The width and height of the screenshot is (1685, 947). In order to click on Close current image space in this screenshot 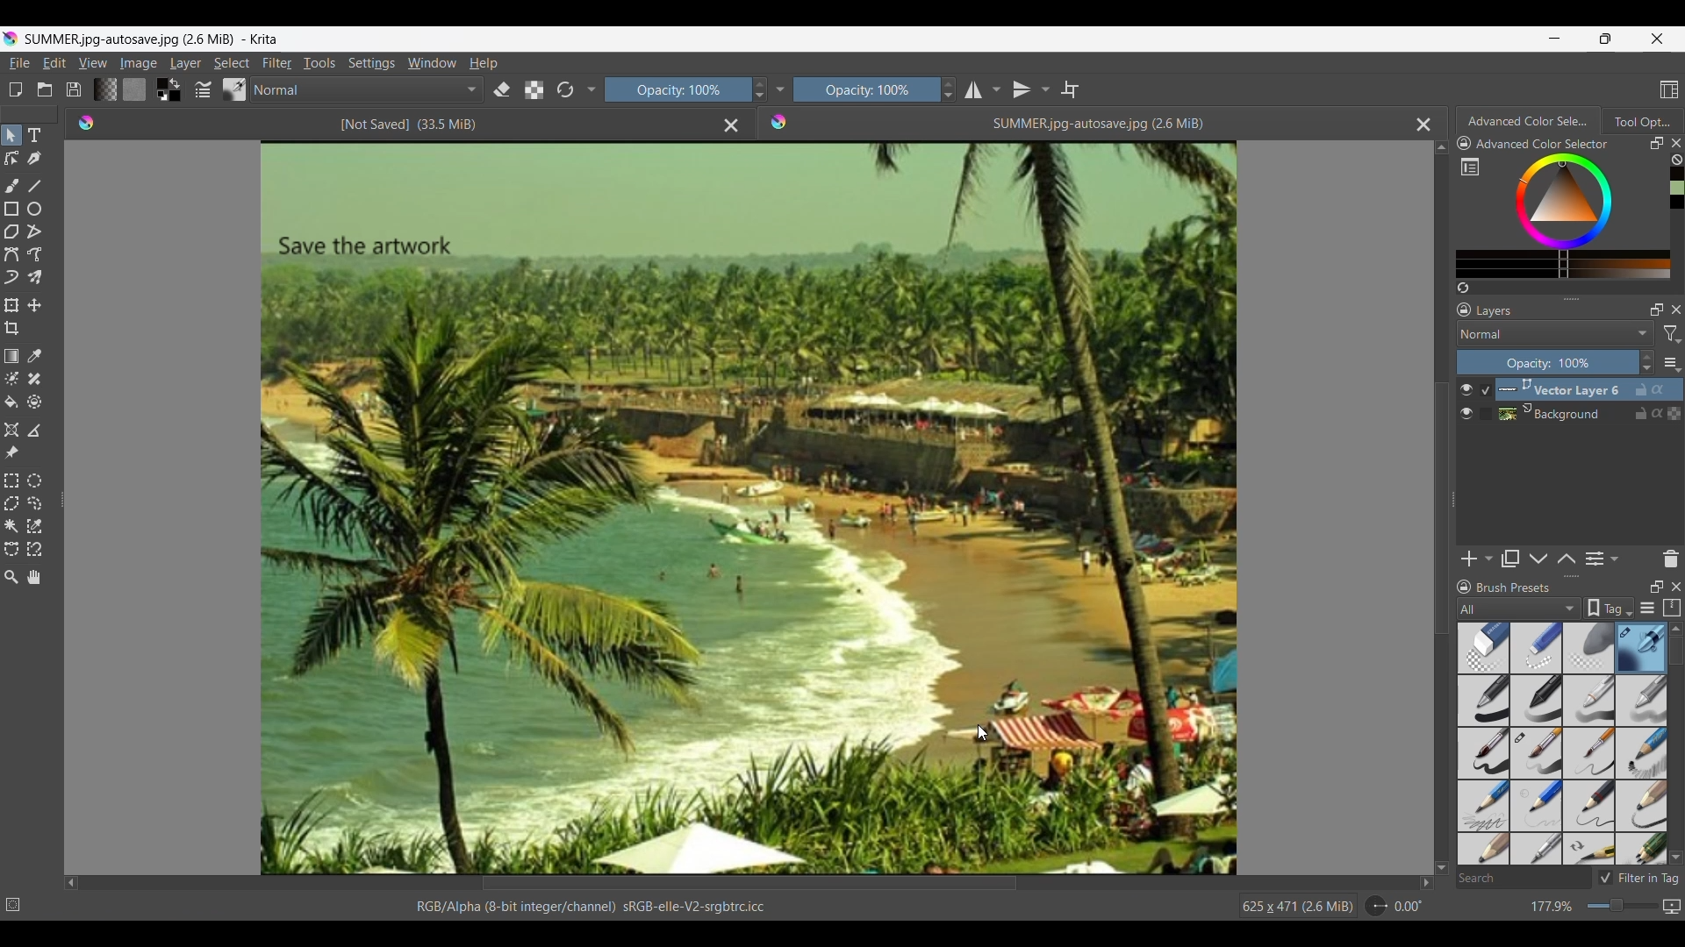, I will do `click(1423, 125)`.